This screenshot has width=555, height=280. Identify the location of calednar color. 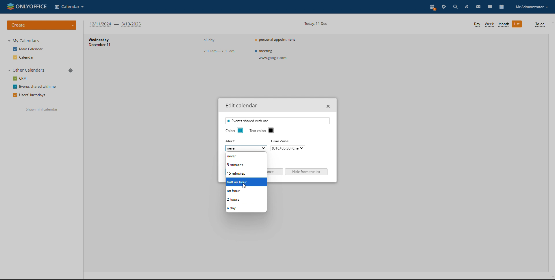
(240, 130).